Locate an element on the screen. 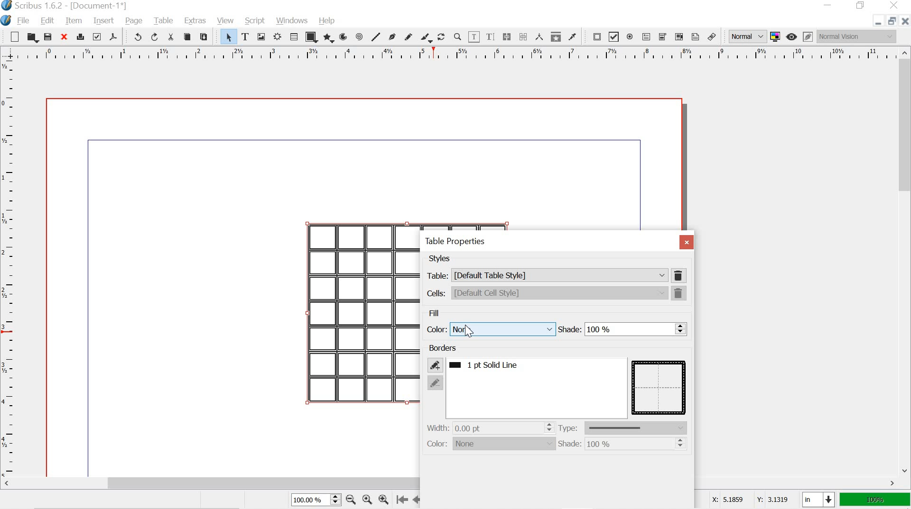 This screenshot has height=509, width=911. zoom in is located at coordinates (384, 499).